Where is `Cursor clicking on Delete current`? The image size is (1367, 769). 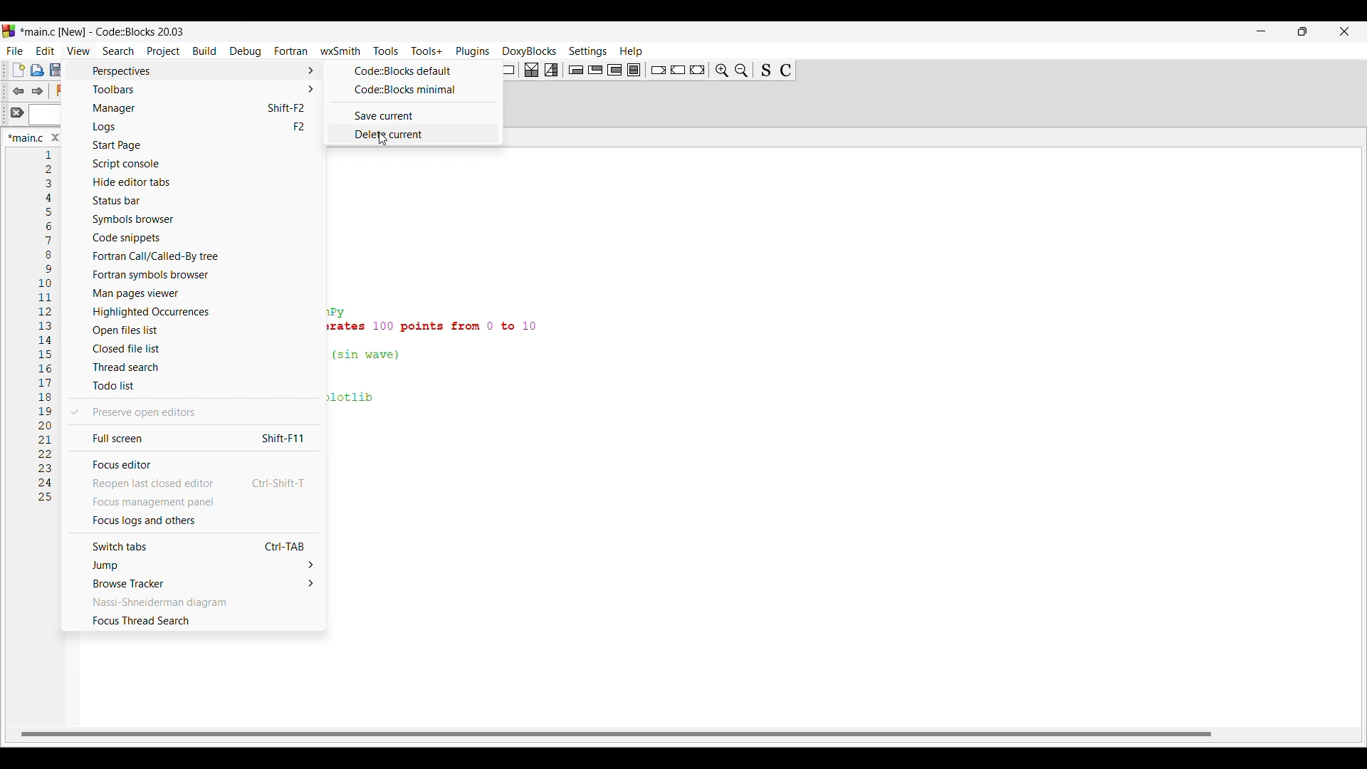 Cursor clicking on Delete current is located at coordinates (382, 139).